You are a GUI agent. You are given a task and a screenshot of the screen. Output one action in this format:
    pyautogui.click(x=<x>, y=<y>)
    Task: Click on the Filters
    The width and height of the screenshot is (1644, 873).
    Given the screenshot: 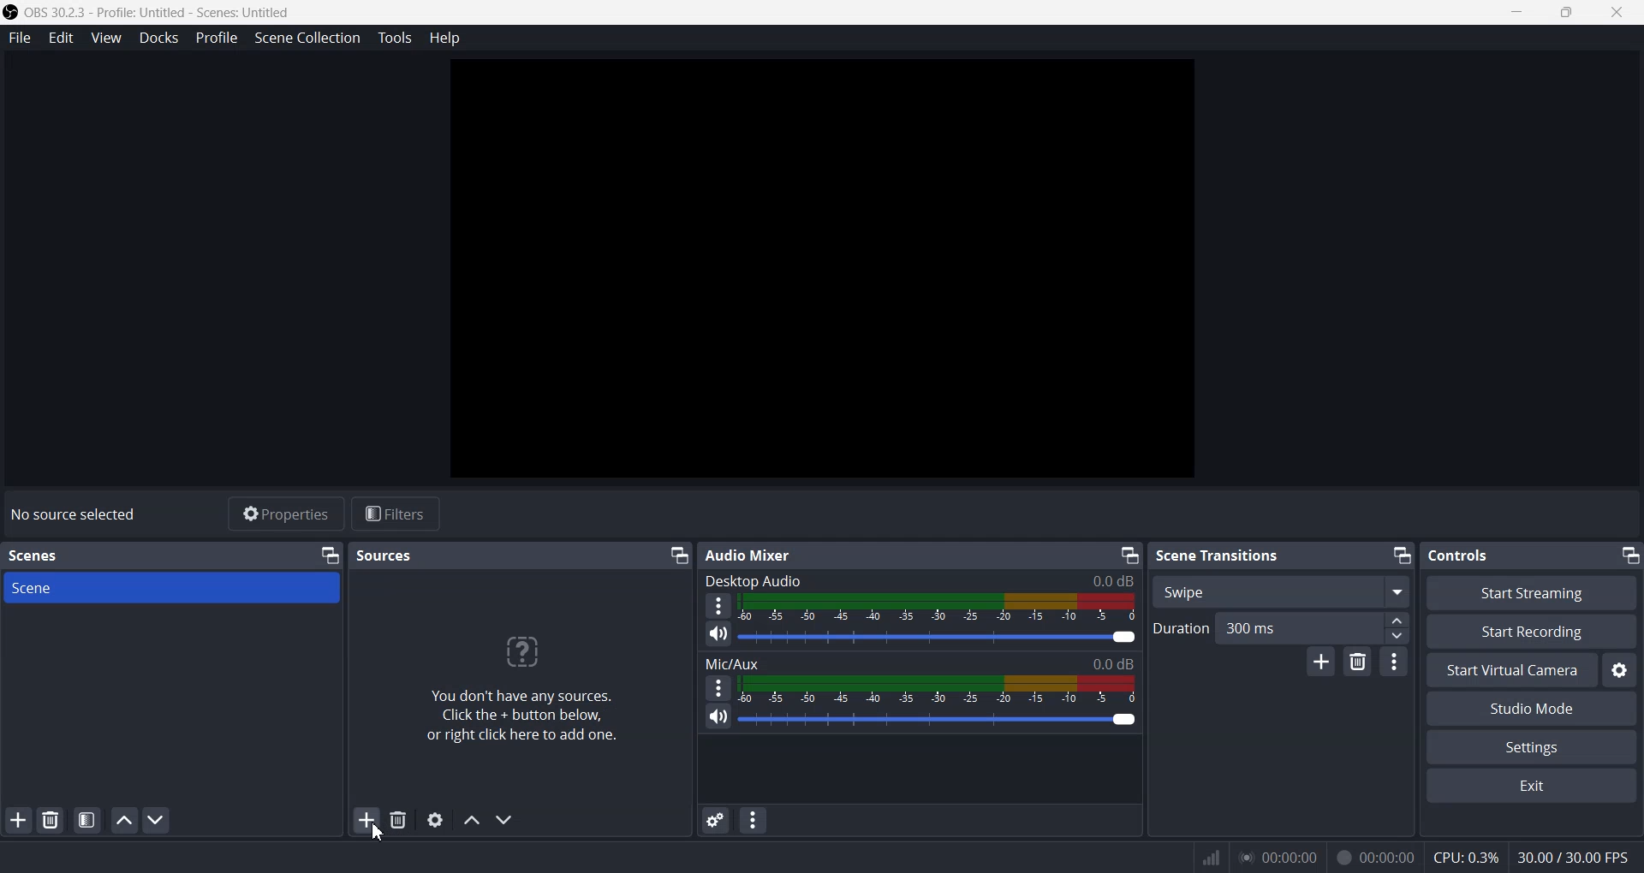 What is the action you would take?
    pyautogui.click(x=396, y=513)
    